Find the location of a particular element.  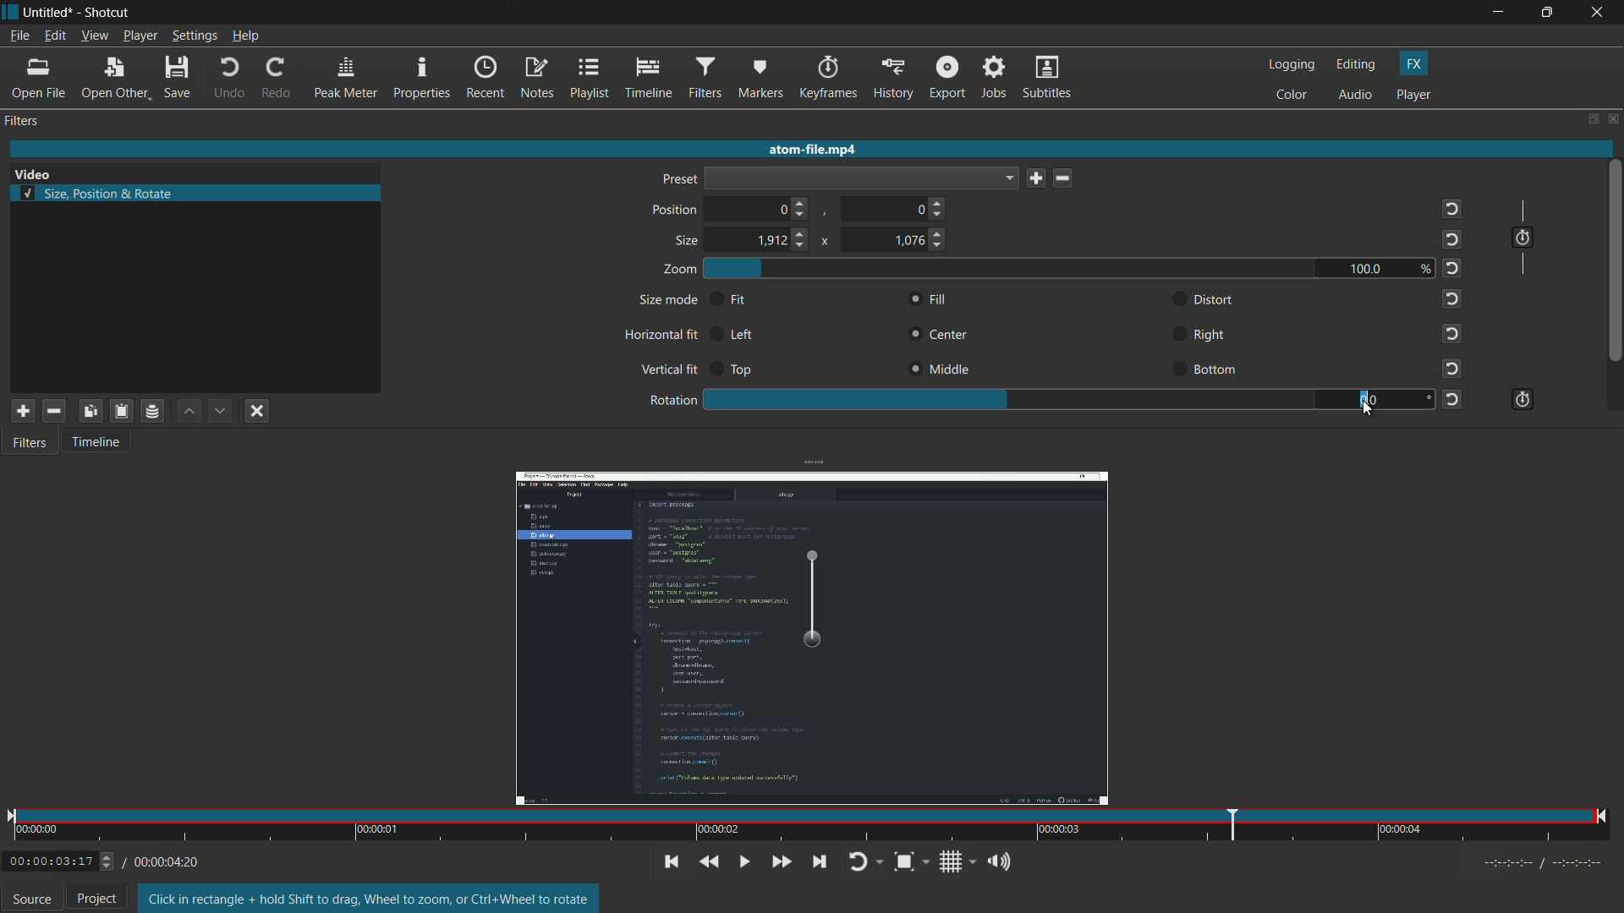

reset to default is located at coordinates (1452, 269).